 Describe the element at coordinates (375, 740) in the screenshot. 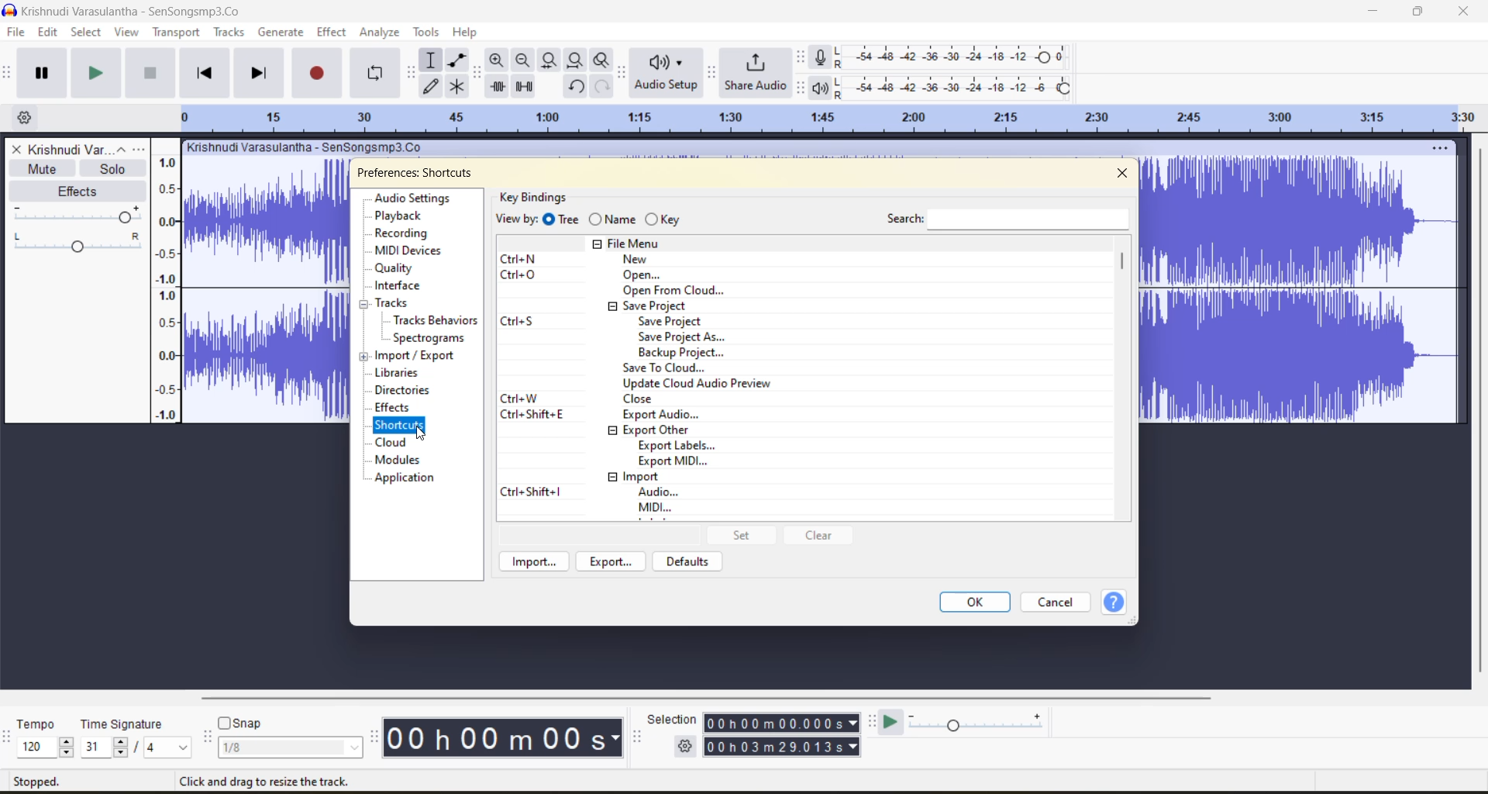

I see `time toolbar` at that location.